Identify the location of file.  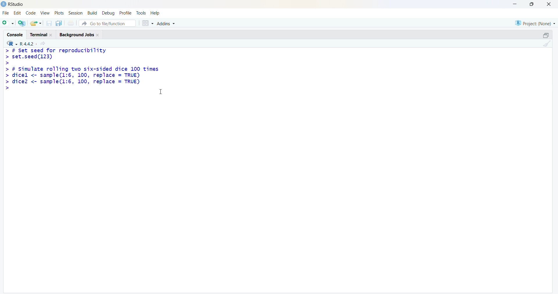
(6, 13).